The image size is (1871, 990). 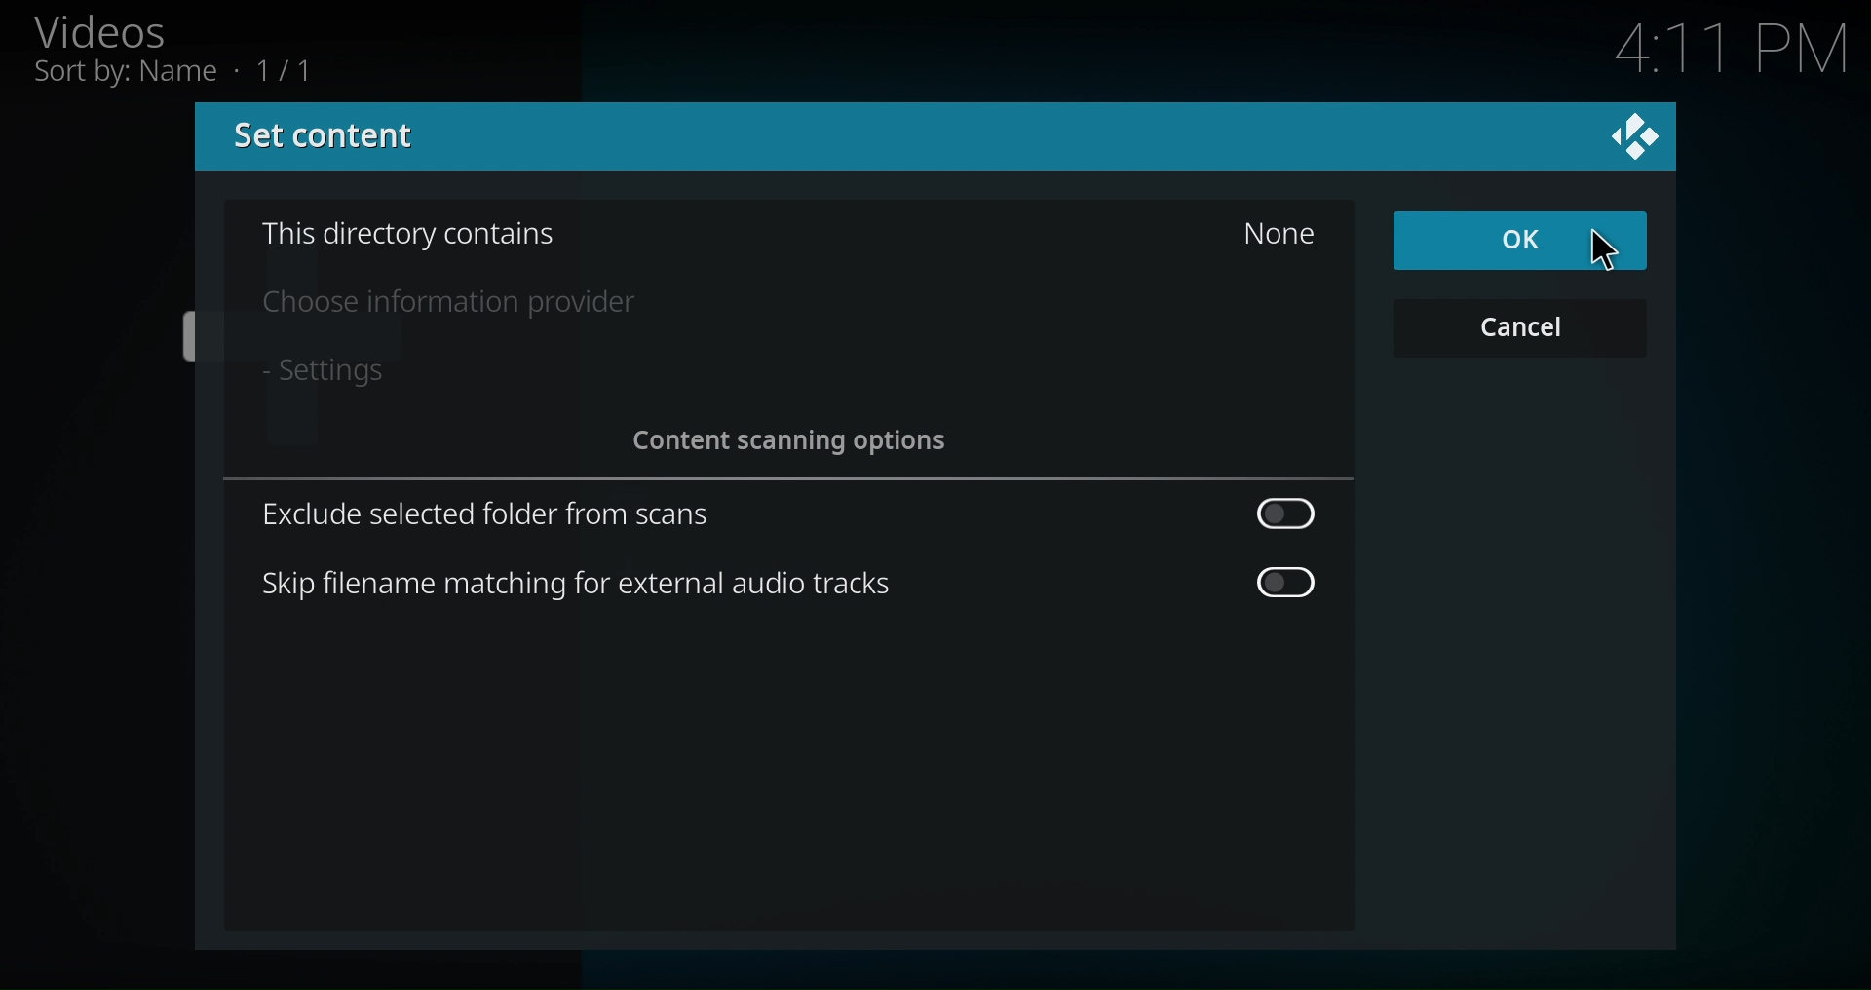 What do you see at coordinates (332, 132) in the screenshot?
I see `Set Content` at bounding box center [332, 132].